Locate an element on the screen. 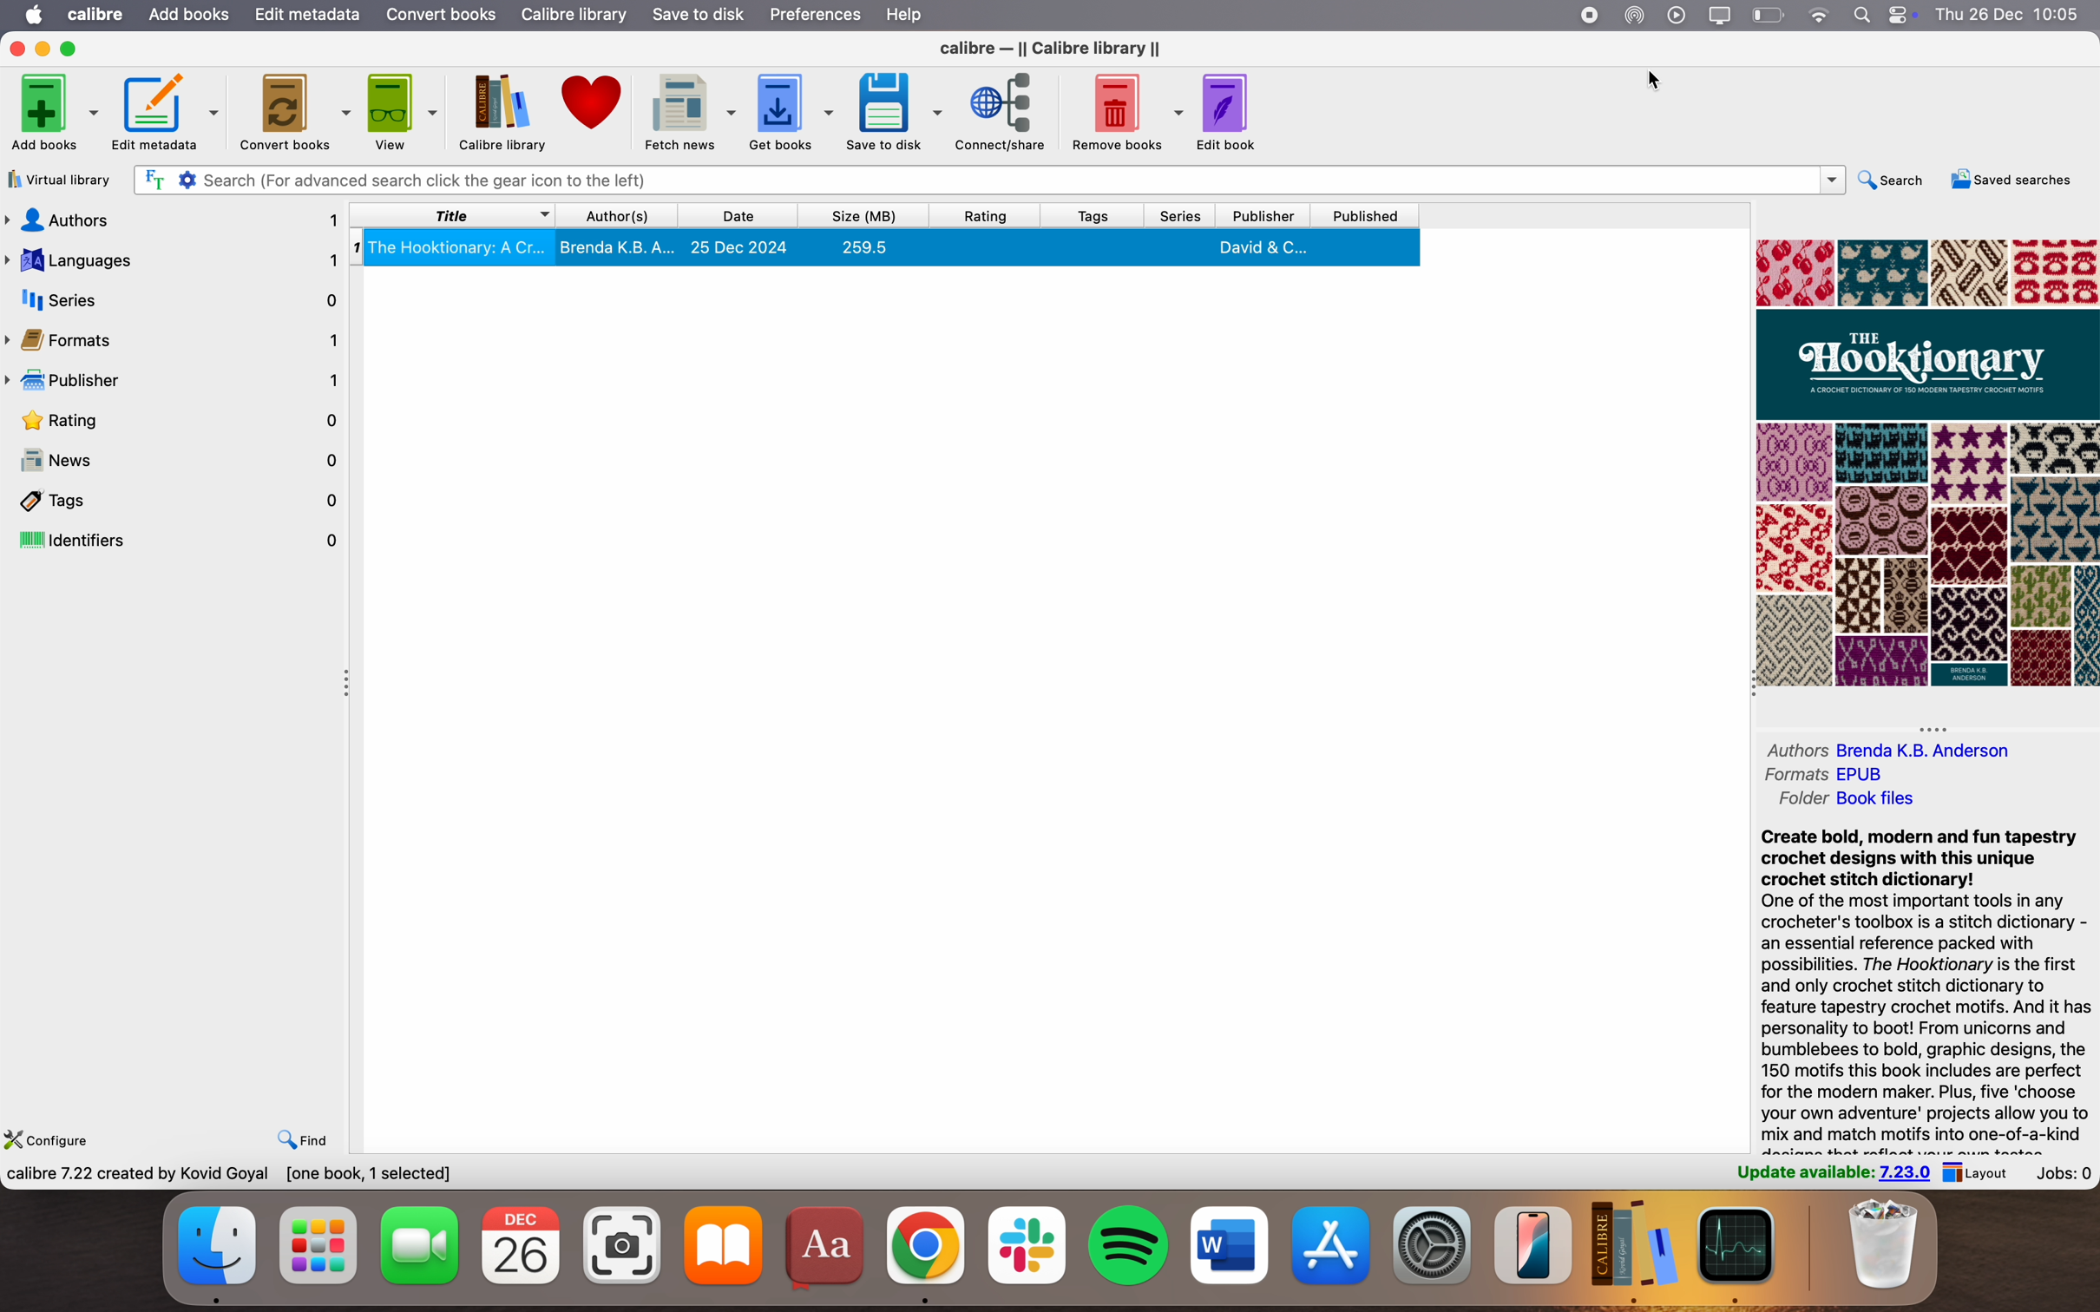 This screenshot has height=1312, width=2100. calendar is located at coordinates (516, 1244).